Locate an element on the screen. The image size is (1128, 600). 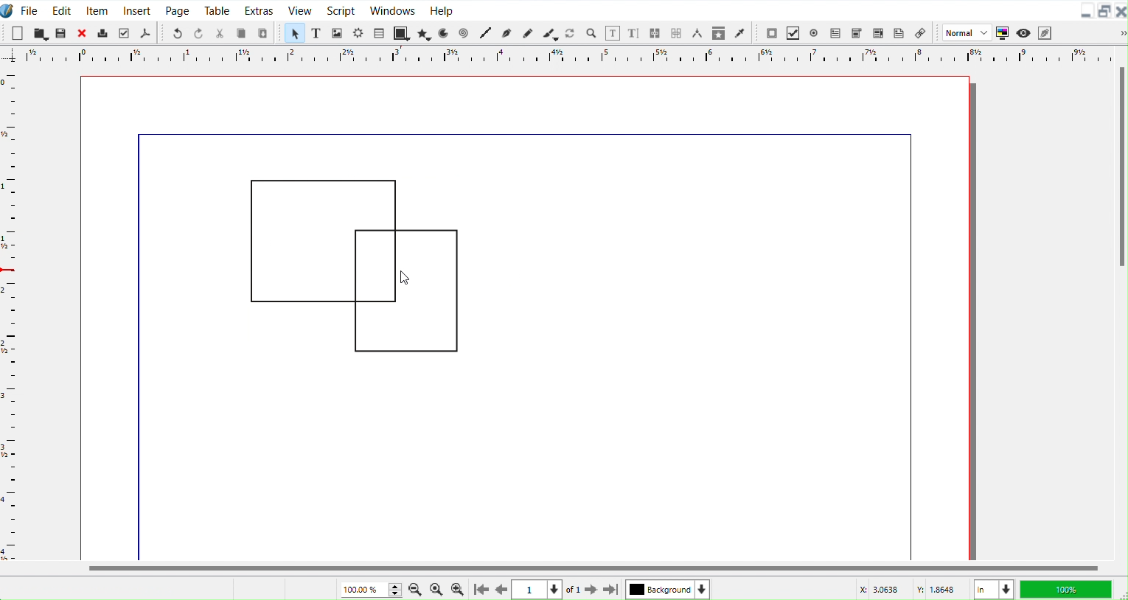
PDF Combo Box is located at coordinates (857, 32).